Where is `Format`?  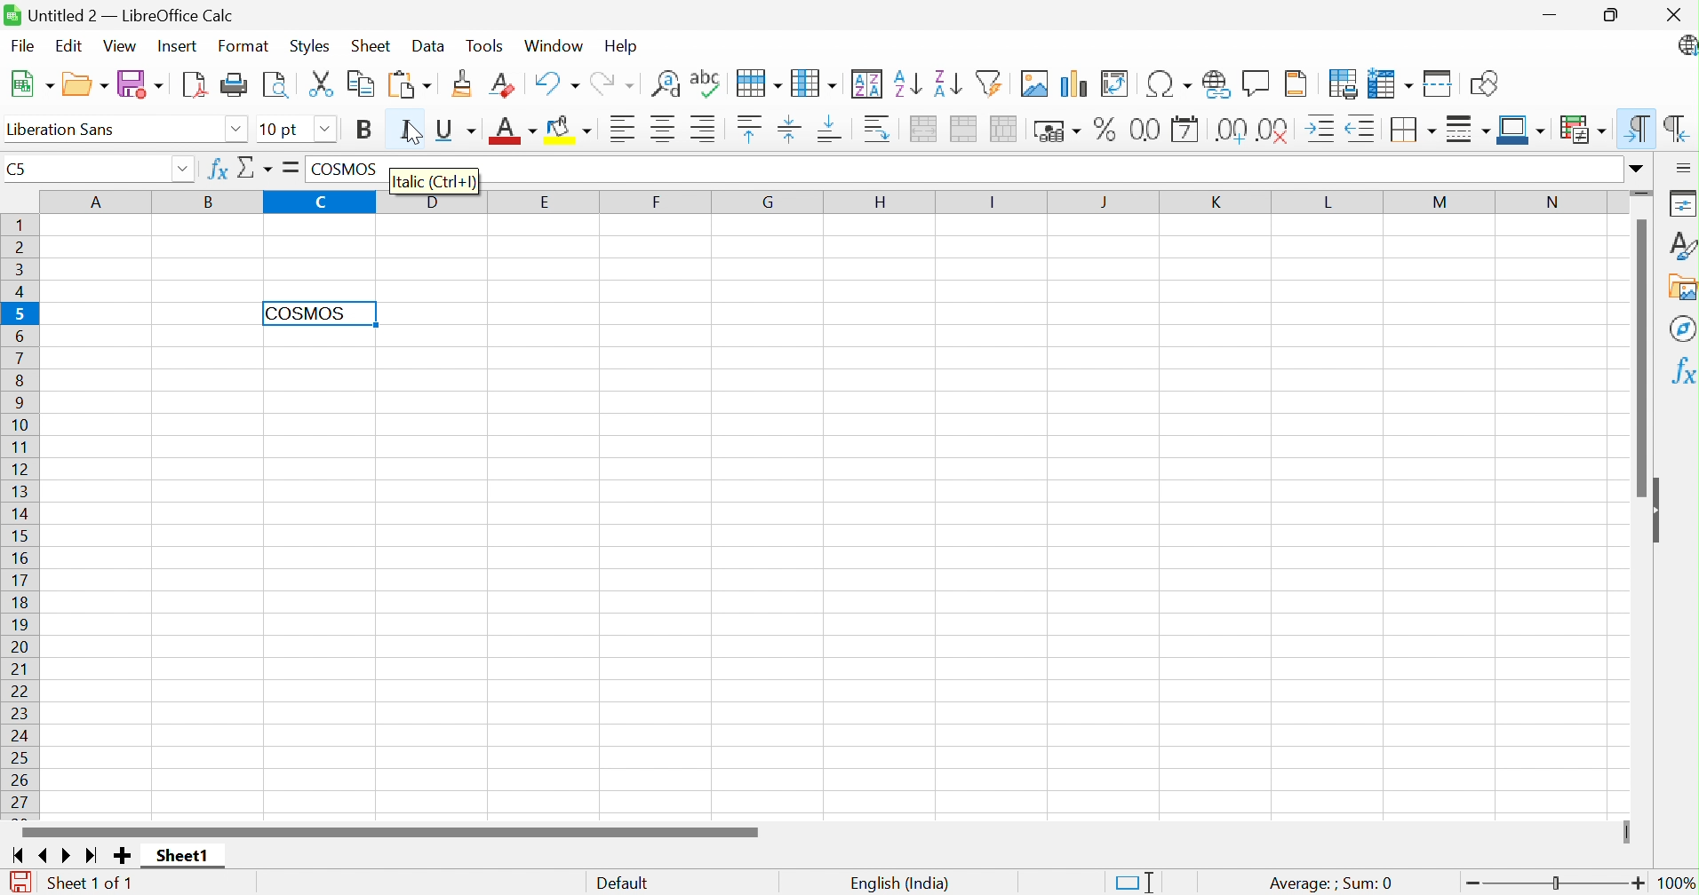
Format is located at coordinates (246, 46).